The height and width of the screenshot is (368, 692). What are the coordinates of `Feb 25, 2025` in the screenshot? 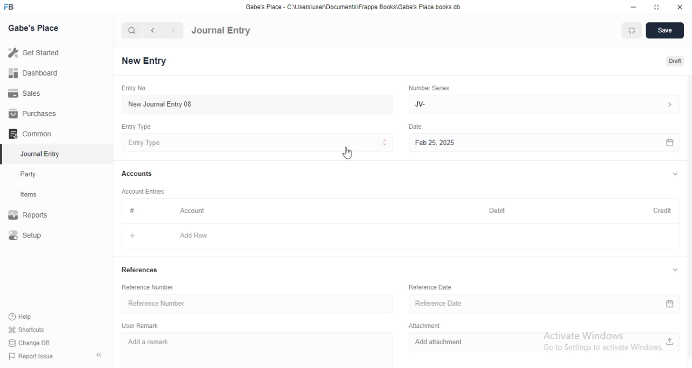 It's located at (542, 142).